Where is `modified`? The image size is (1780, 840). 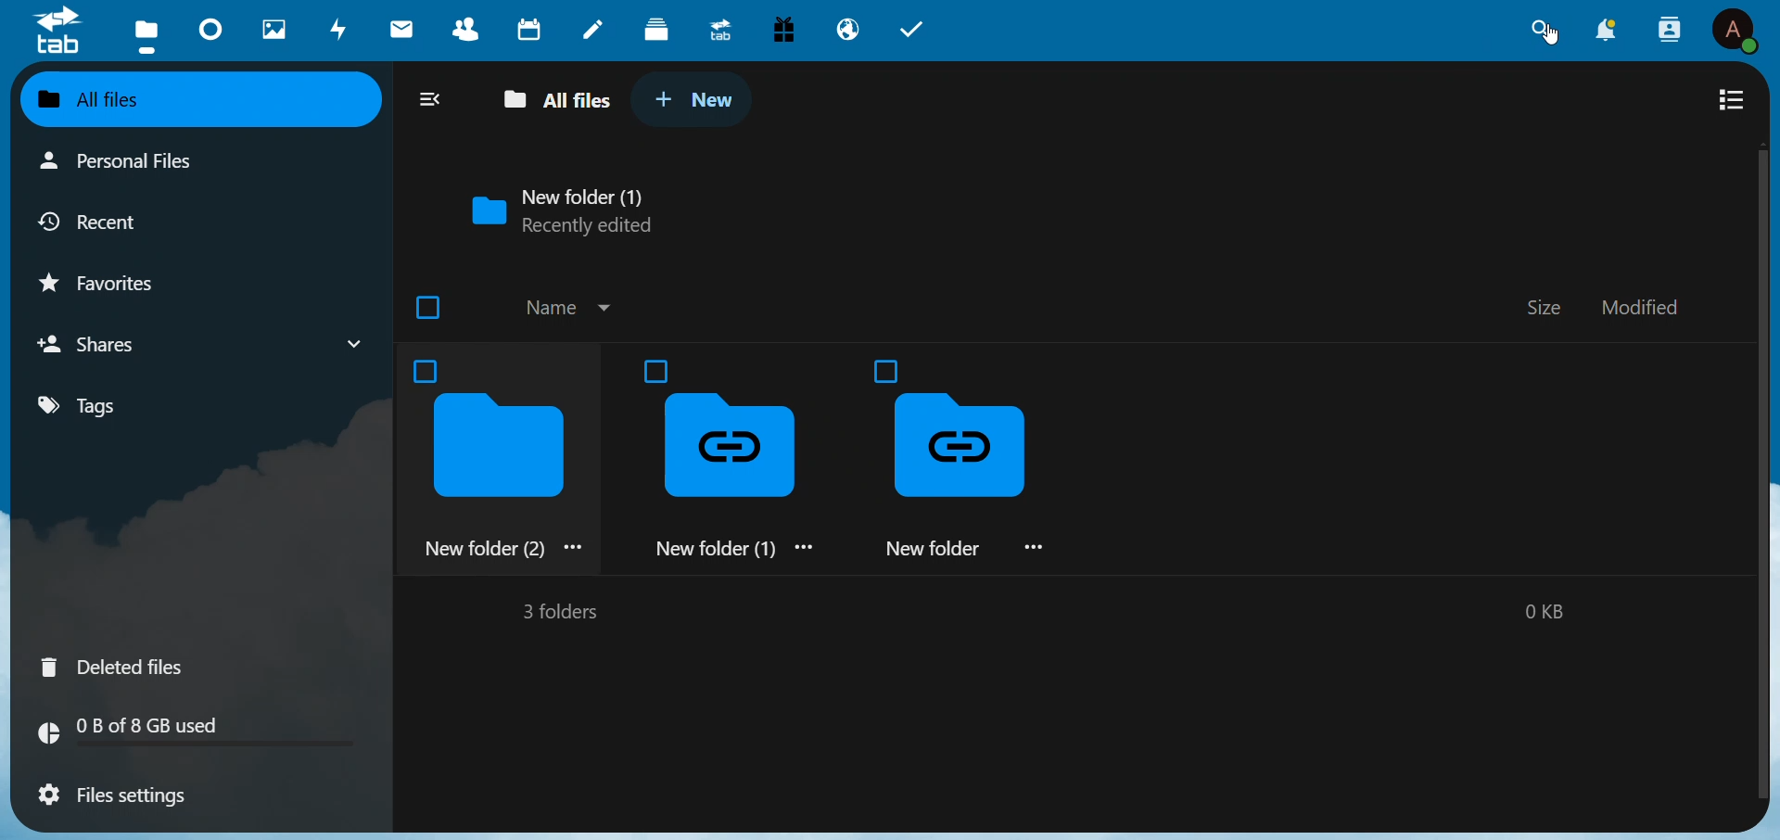 modified is located at coordinates (1642, 310).